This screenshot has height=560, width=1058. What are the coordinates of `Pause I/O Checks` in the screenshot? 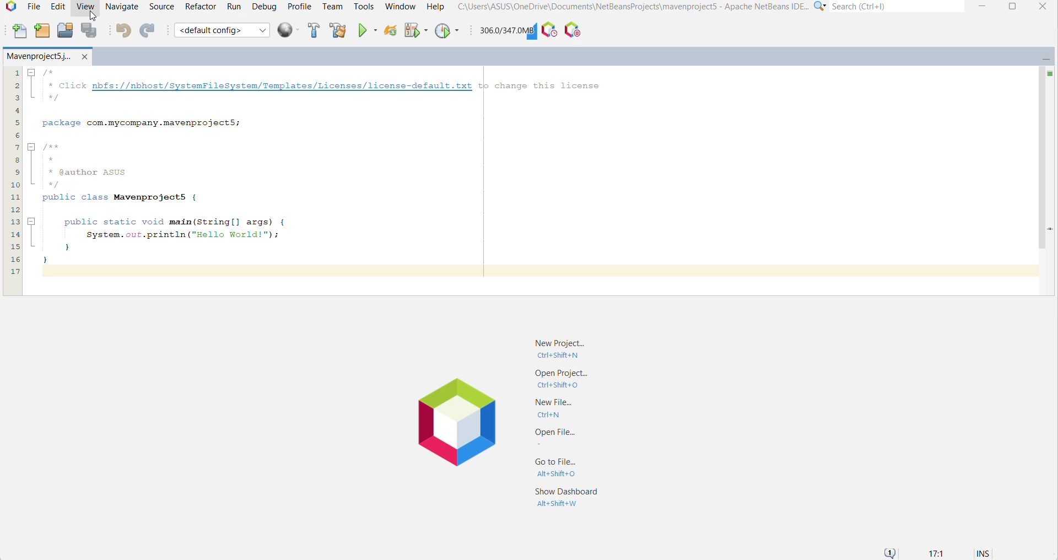 It's located at (573, 31).